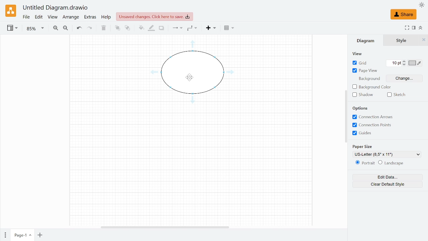  What do you see at coordinates (71, 17) in the screenshot?
I see `Arrange` at bounding box center [71, 17].